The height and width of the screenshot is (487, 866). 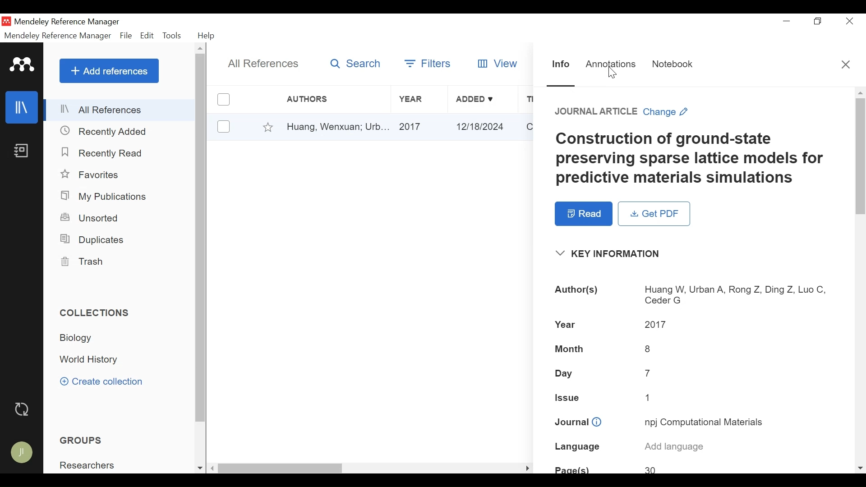 What do you see at coordinates (22, 151) in the screenshot?
I see `Notebook` at bounding box center [22, 151].